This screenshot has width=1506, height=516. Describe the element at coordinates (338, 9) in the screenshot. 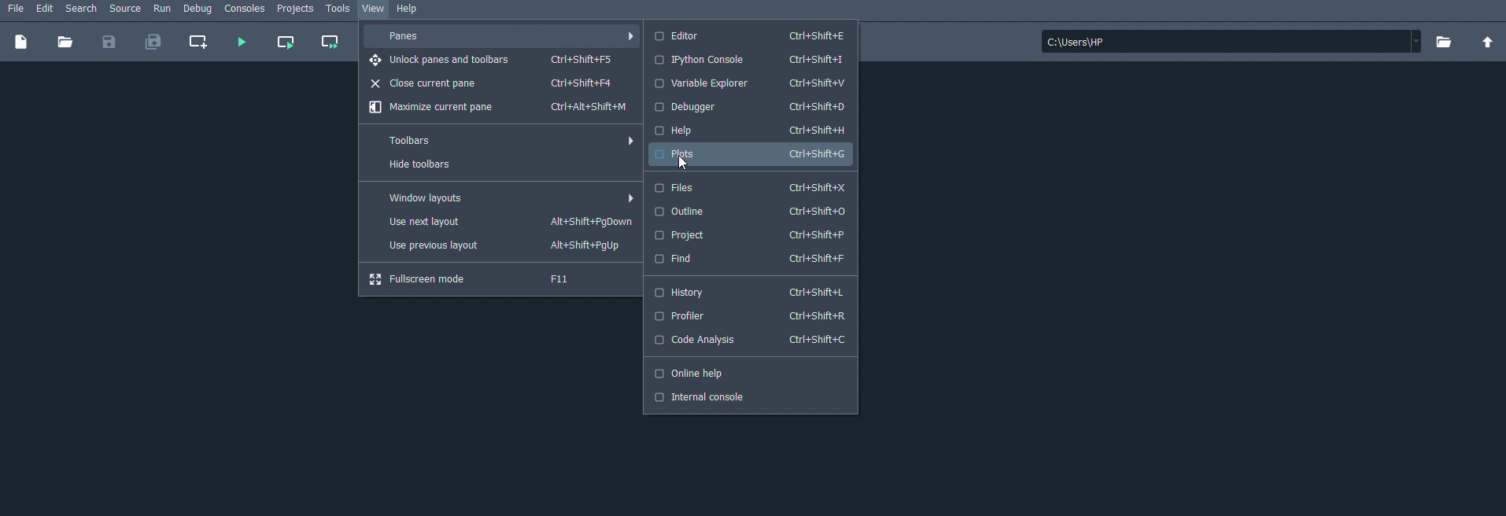

I see `Tools` at that location.